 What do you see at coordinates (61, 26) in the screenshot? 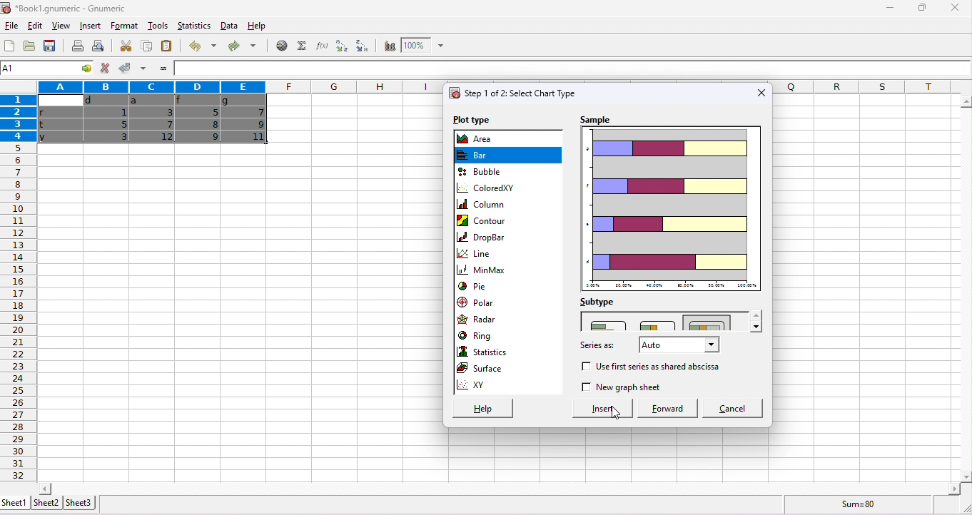
I see `view` at bounding box center [61, 26].